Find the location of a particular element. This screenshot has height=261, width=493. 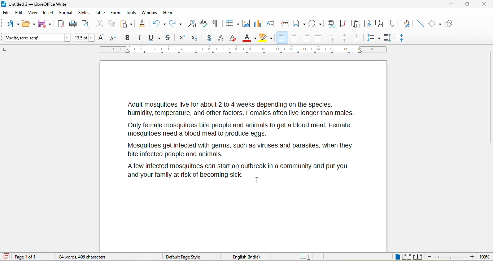

font color is located at coordinates (249, 37).